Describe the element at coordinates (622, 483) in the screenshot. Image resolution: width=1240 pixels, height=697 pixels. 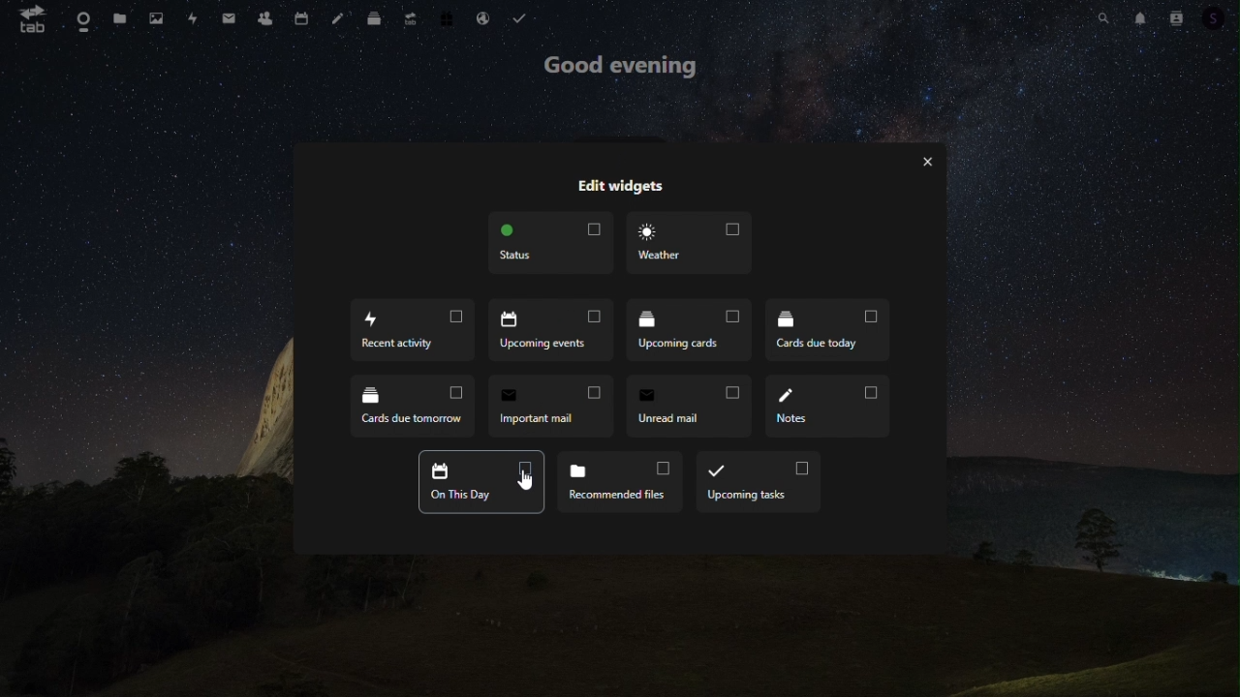
I see `Recommended files` at that location.